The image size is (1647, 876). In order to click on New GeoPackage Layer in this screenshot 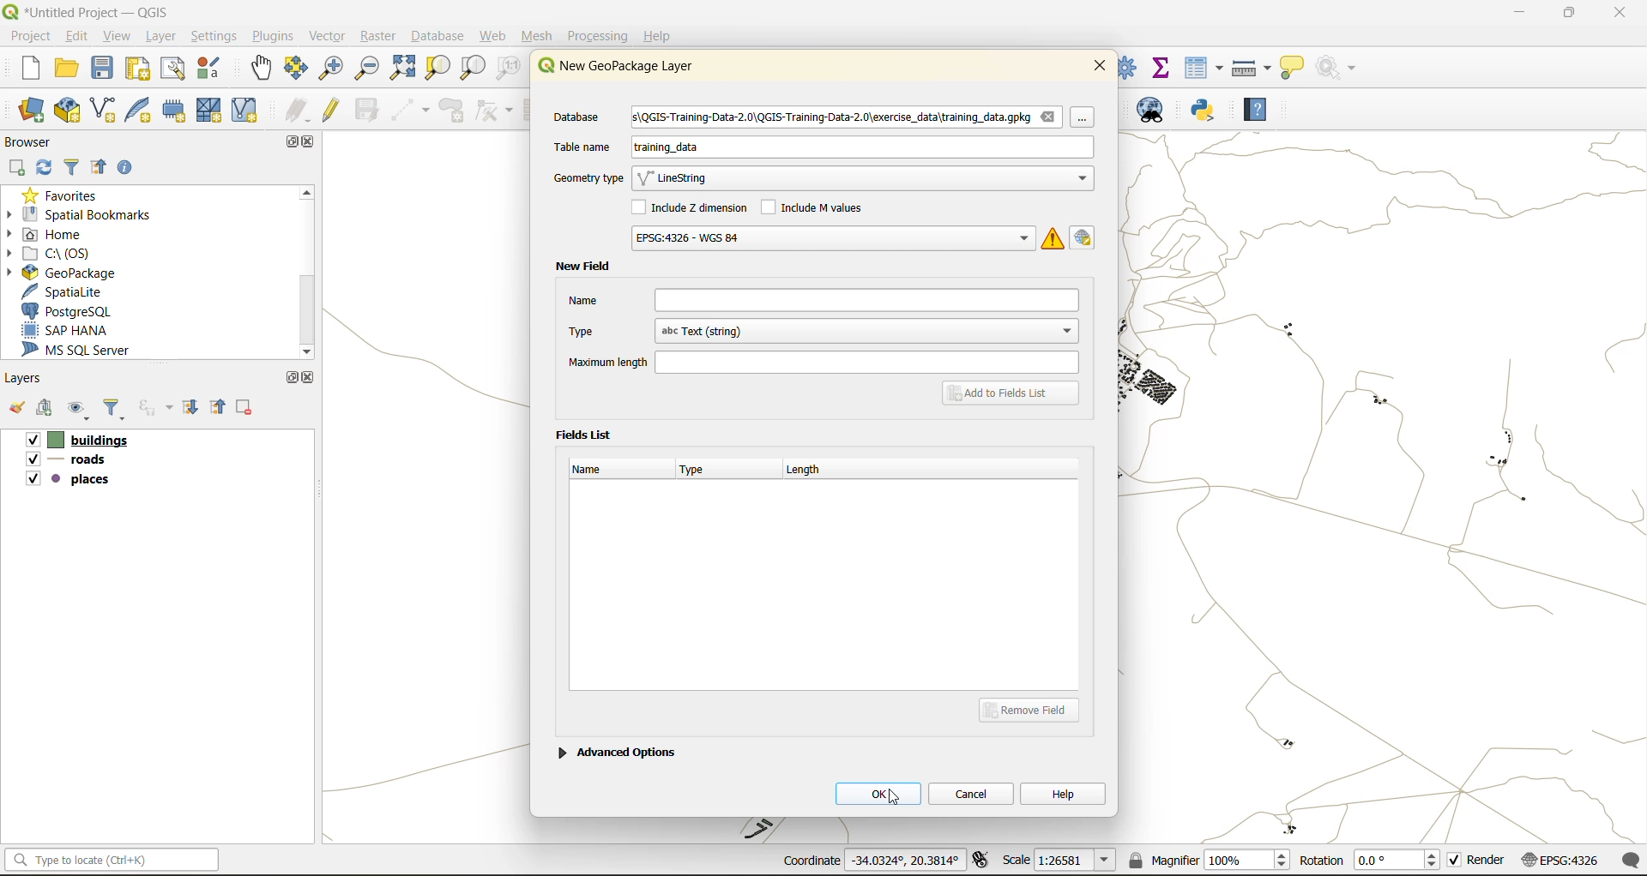, I will do `click(612, 66)`.